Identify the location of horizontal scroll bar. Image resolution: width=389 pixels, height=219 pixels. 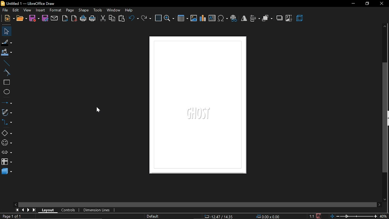
(197, 205).